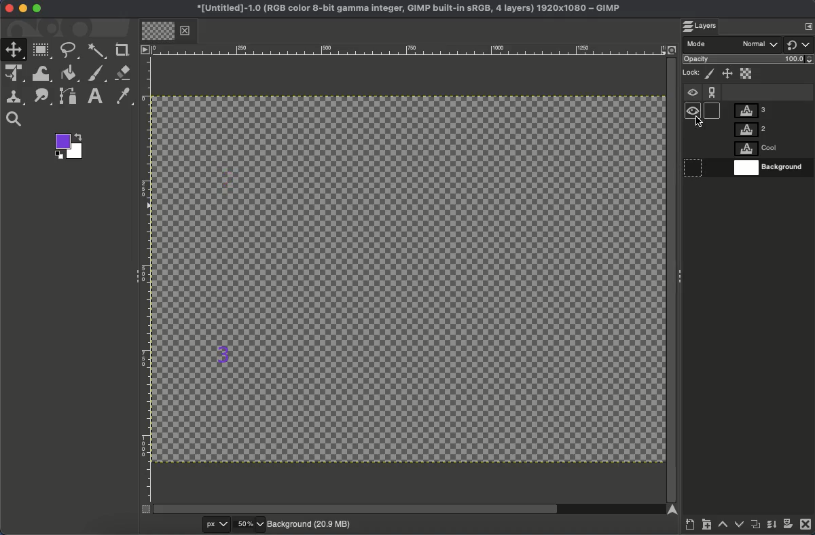 Image resolution: width=815 pixels, height=535 pixels. What do you see at coordinates (405, 10) in the screenshot?
I see `Name` at bounding box center [405, 10].